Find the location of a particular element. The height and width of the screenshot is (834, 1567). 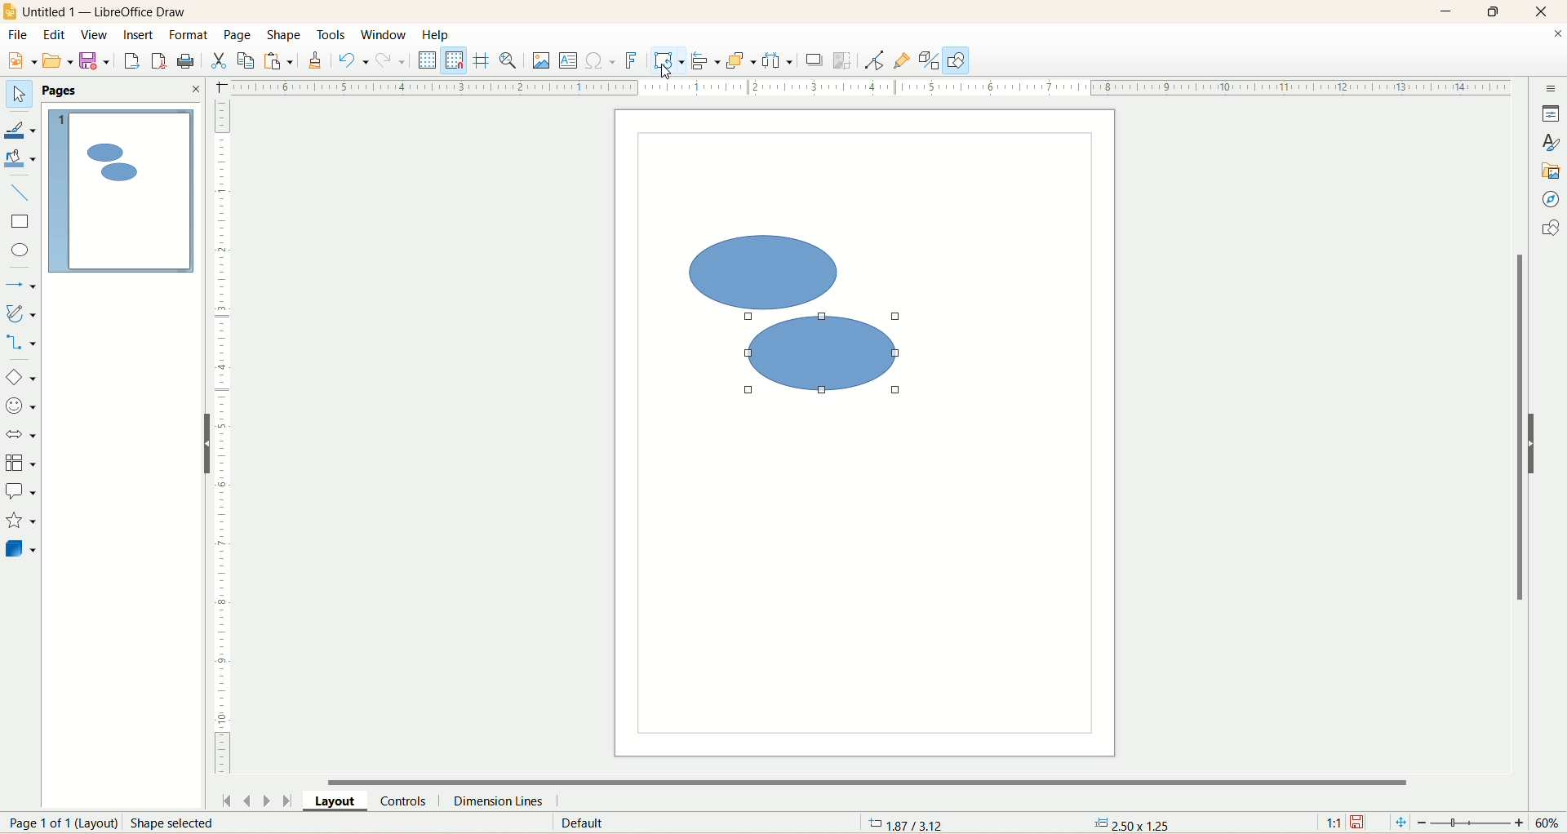

open is located at coordinates (56, 59).